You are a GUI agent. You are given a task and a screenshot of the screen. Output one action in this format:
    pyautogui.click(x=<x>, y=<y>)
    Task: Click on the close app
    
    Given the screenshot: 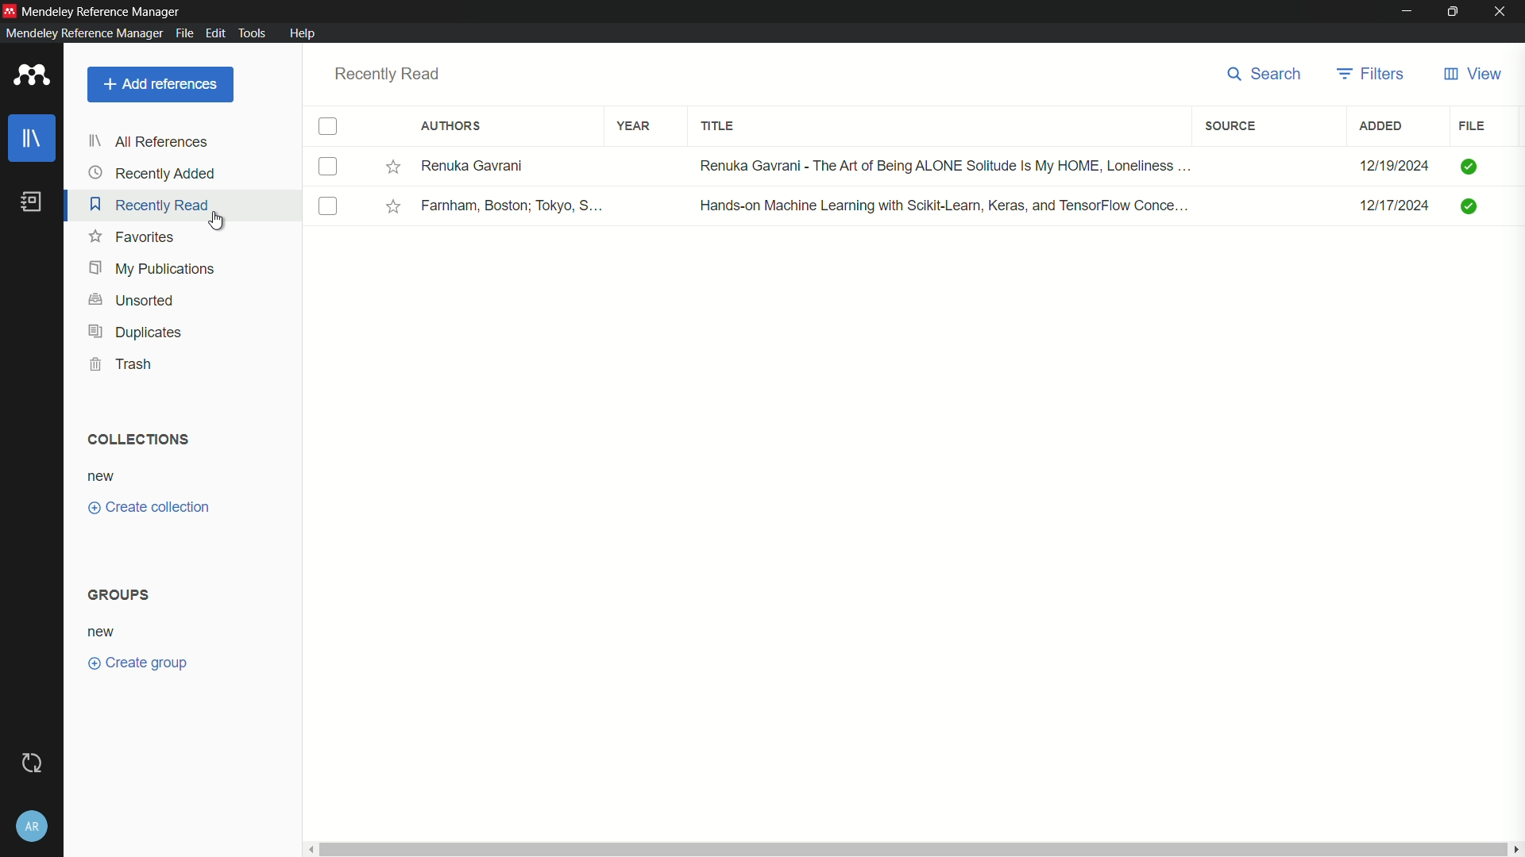 What is the action you would take?
    pyautogui.click(x=1500, y=10)
    